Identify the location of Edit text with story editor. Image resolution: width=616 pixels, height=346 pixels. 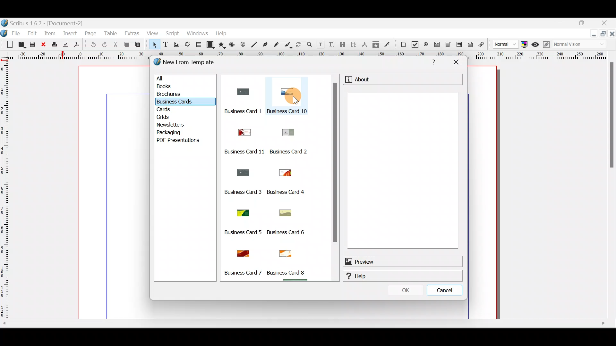
(332, 44).